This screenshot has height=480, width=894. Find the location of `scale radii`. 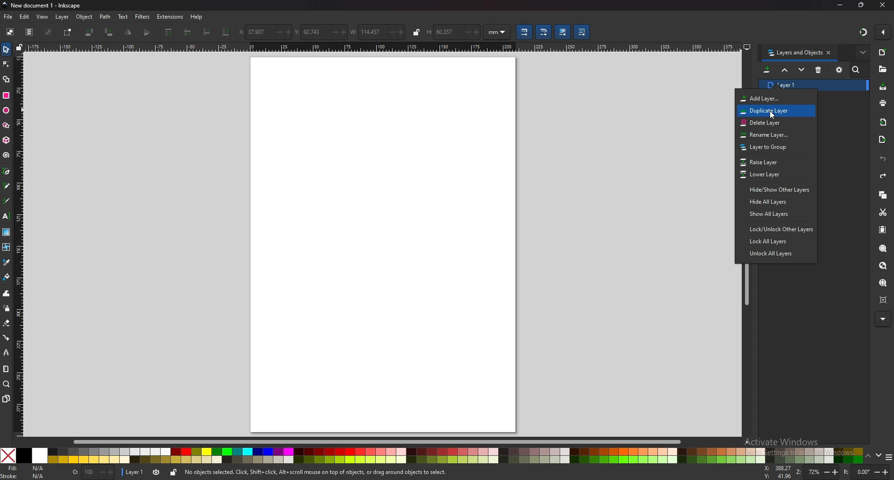

scale radii is located at coordinates (544, 32).